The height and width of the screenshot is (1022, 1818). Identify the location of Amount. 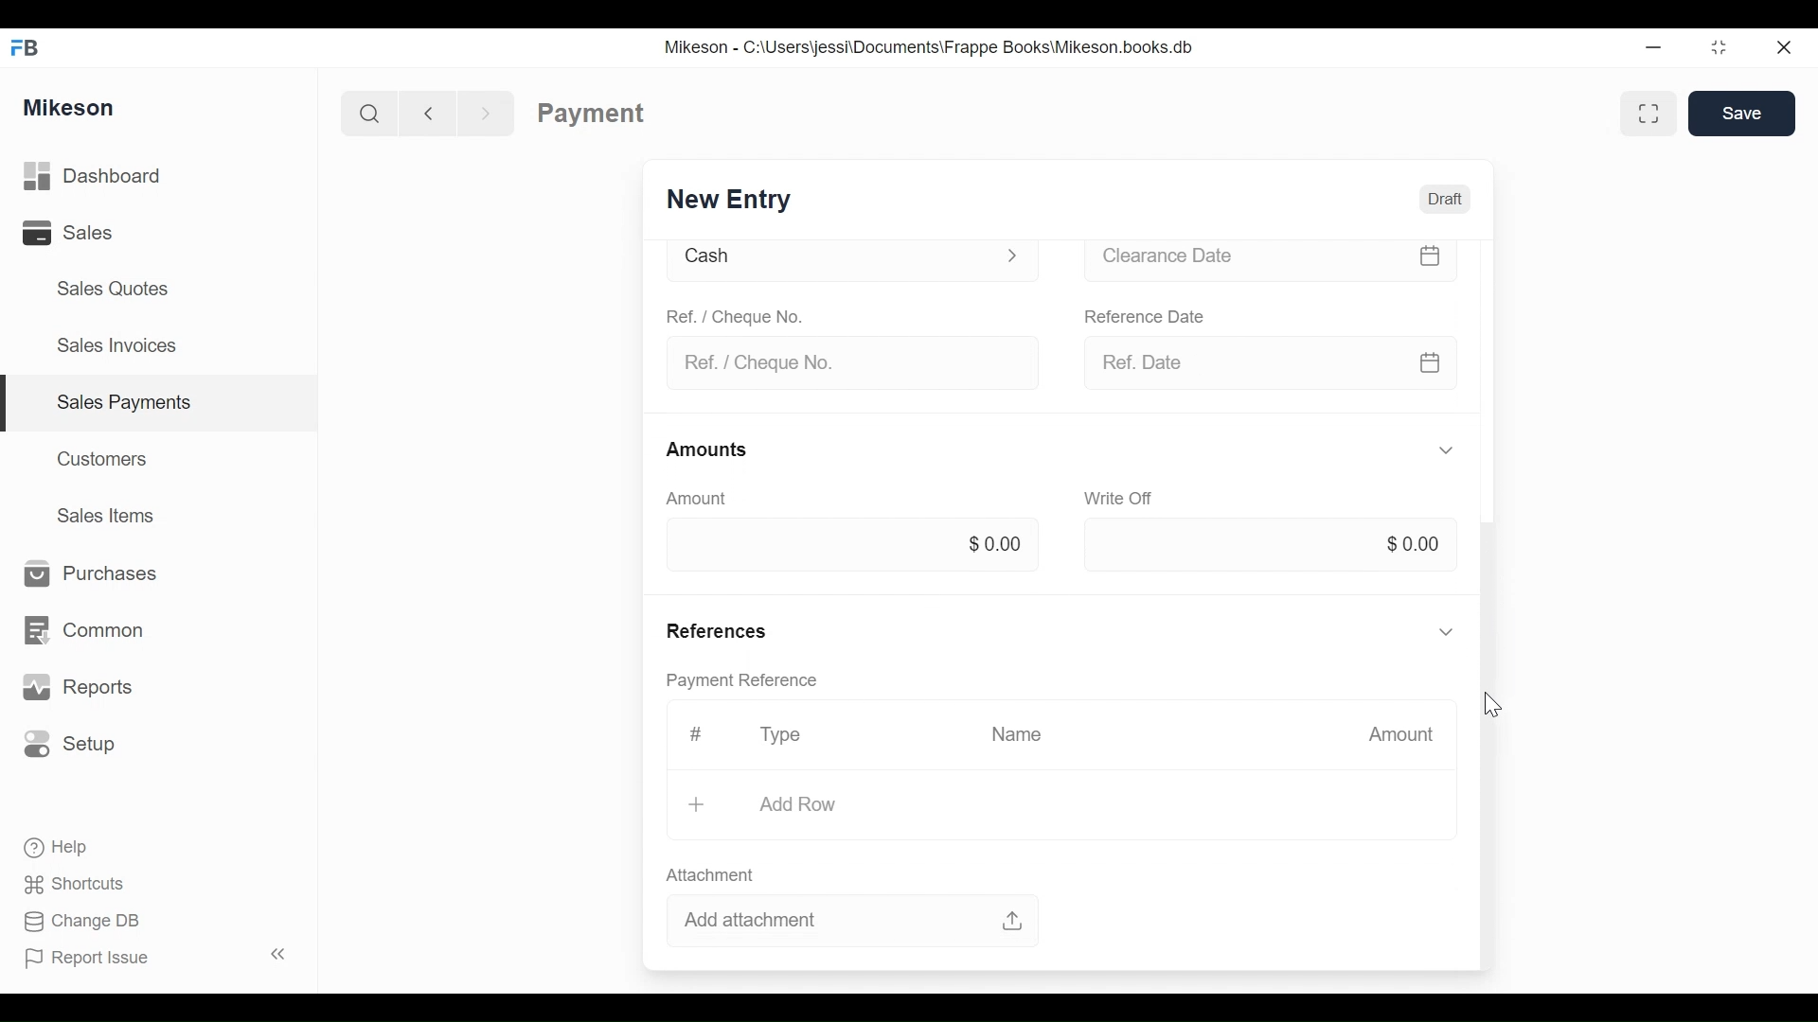
(693, 500).